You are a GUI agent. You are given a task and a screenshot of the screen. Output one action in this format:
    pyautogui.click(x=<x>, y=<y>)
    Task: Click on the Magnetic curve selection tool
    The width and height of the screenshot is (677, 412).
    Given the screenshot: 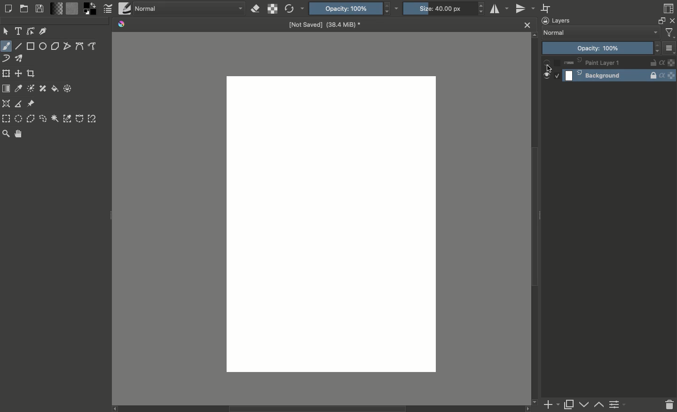 What is the action you would take?
    pyautogui.click(x=93, y=118)
    